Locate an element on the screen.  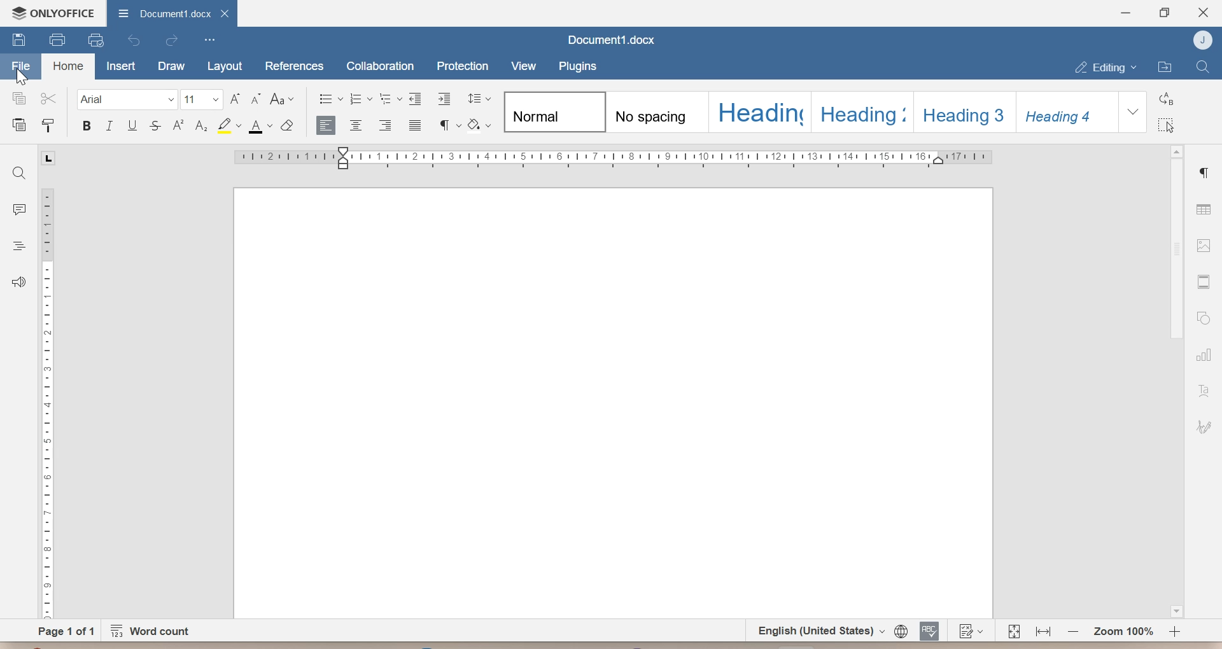
No spacing is located at coordinates (660, 112).